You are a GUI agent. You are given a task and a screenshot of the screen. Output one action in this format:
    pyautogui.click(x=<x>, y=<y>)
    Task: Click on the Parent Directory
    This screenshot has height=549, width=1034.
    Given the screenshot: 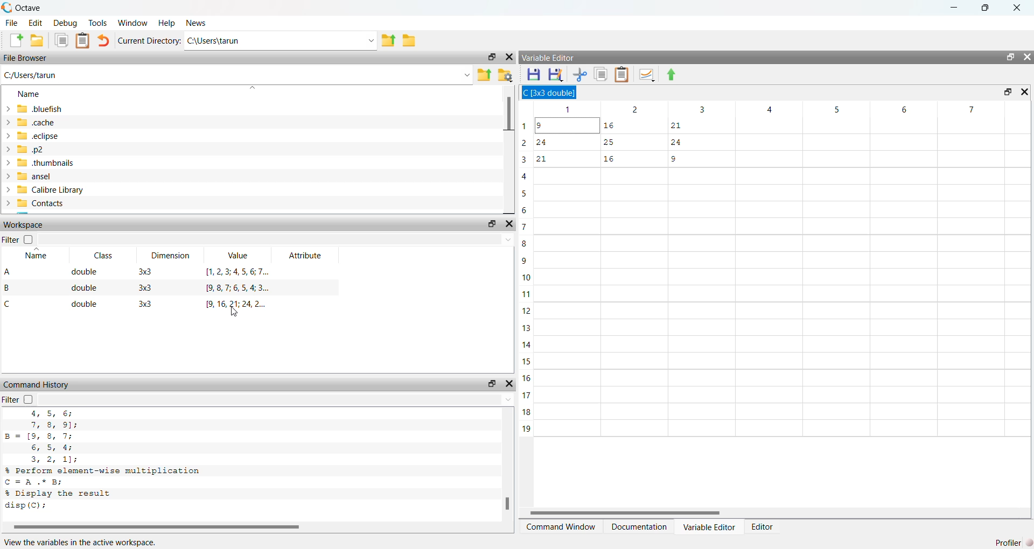 What is the action you would take?
    pyautogui.click(x=485, y=76)
    